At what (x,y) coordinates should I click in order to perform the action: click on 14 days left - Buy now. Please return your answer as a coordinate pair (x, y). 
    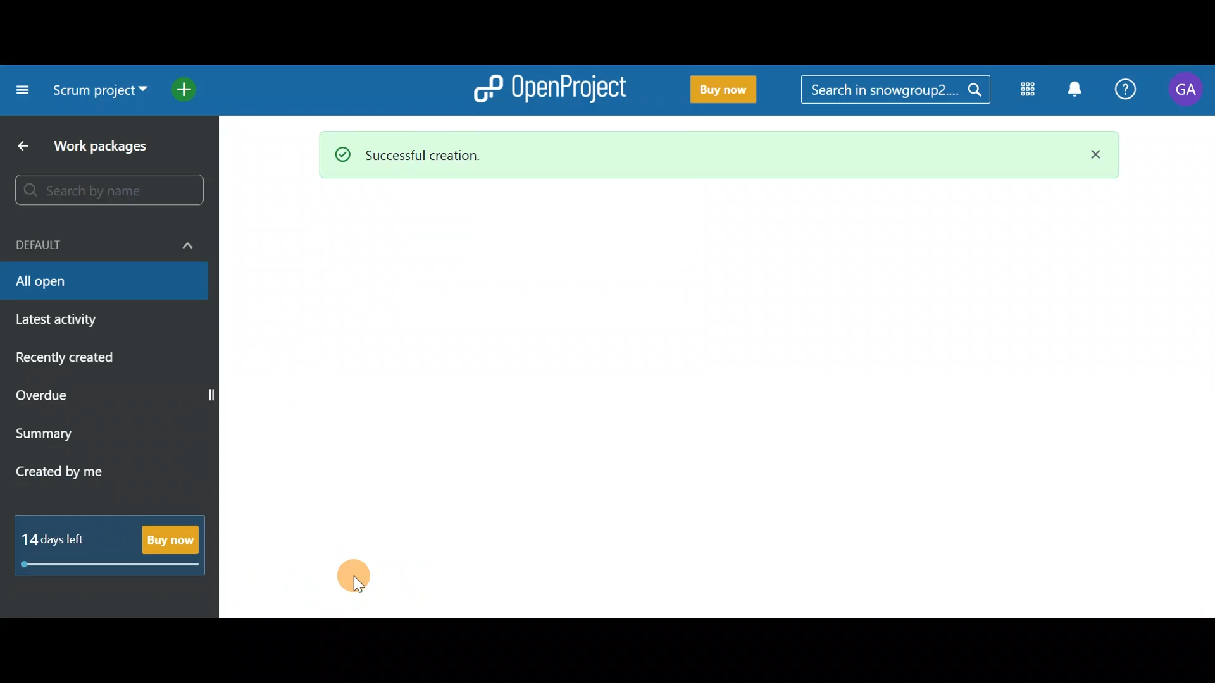
    Looking at the image, I should click on (110, 545).